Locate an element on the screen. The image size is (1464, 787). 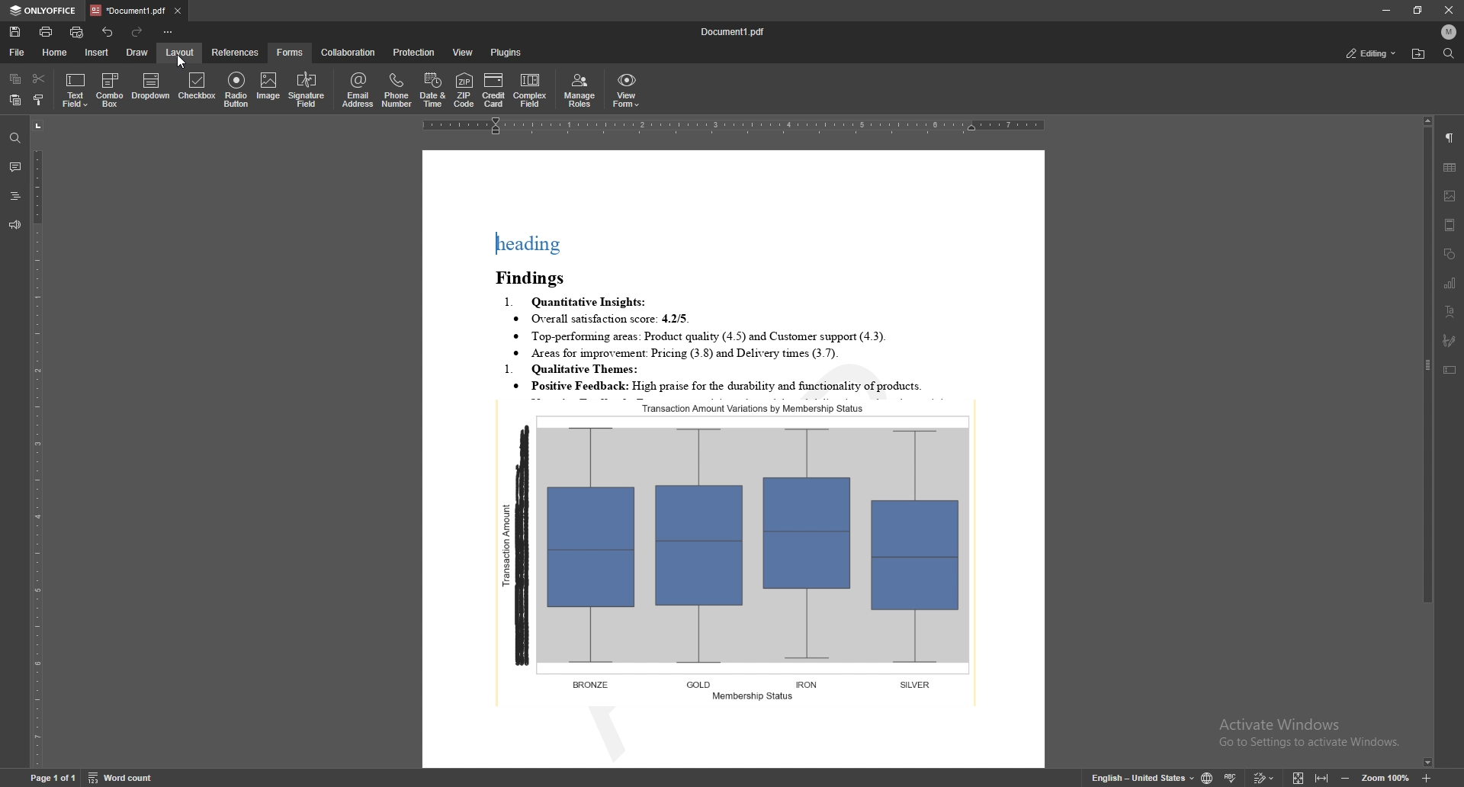
locate file is located at coordinates (1419, 54).